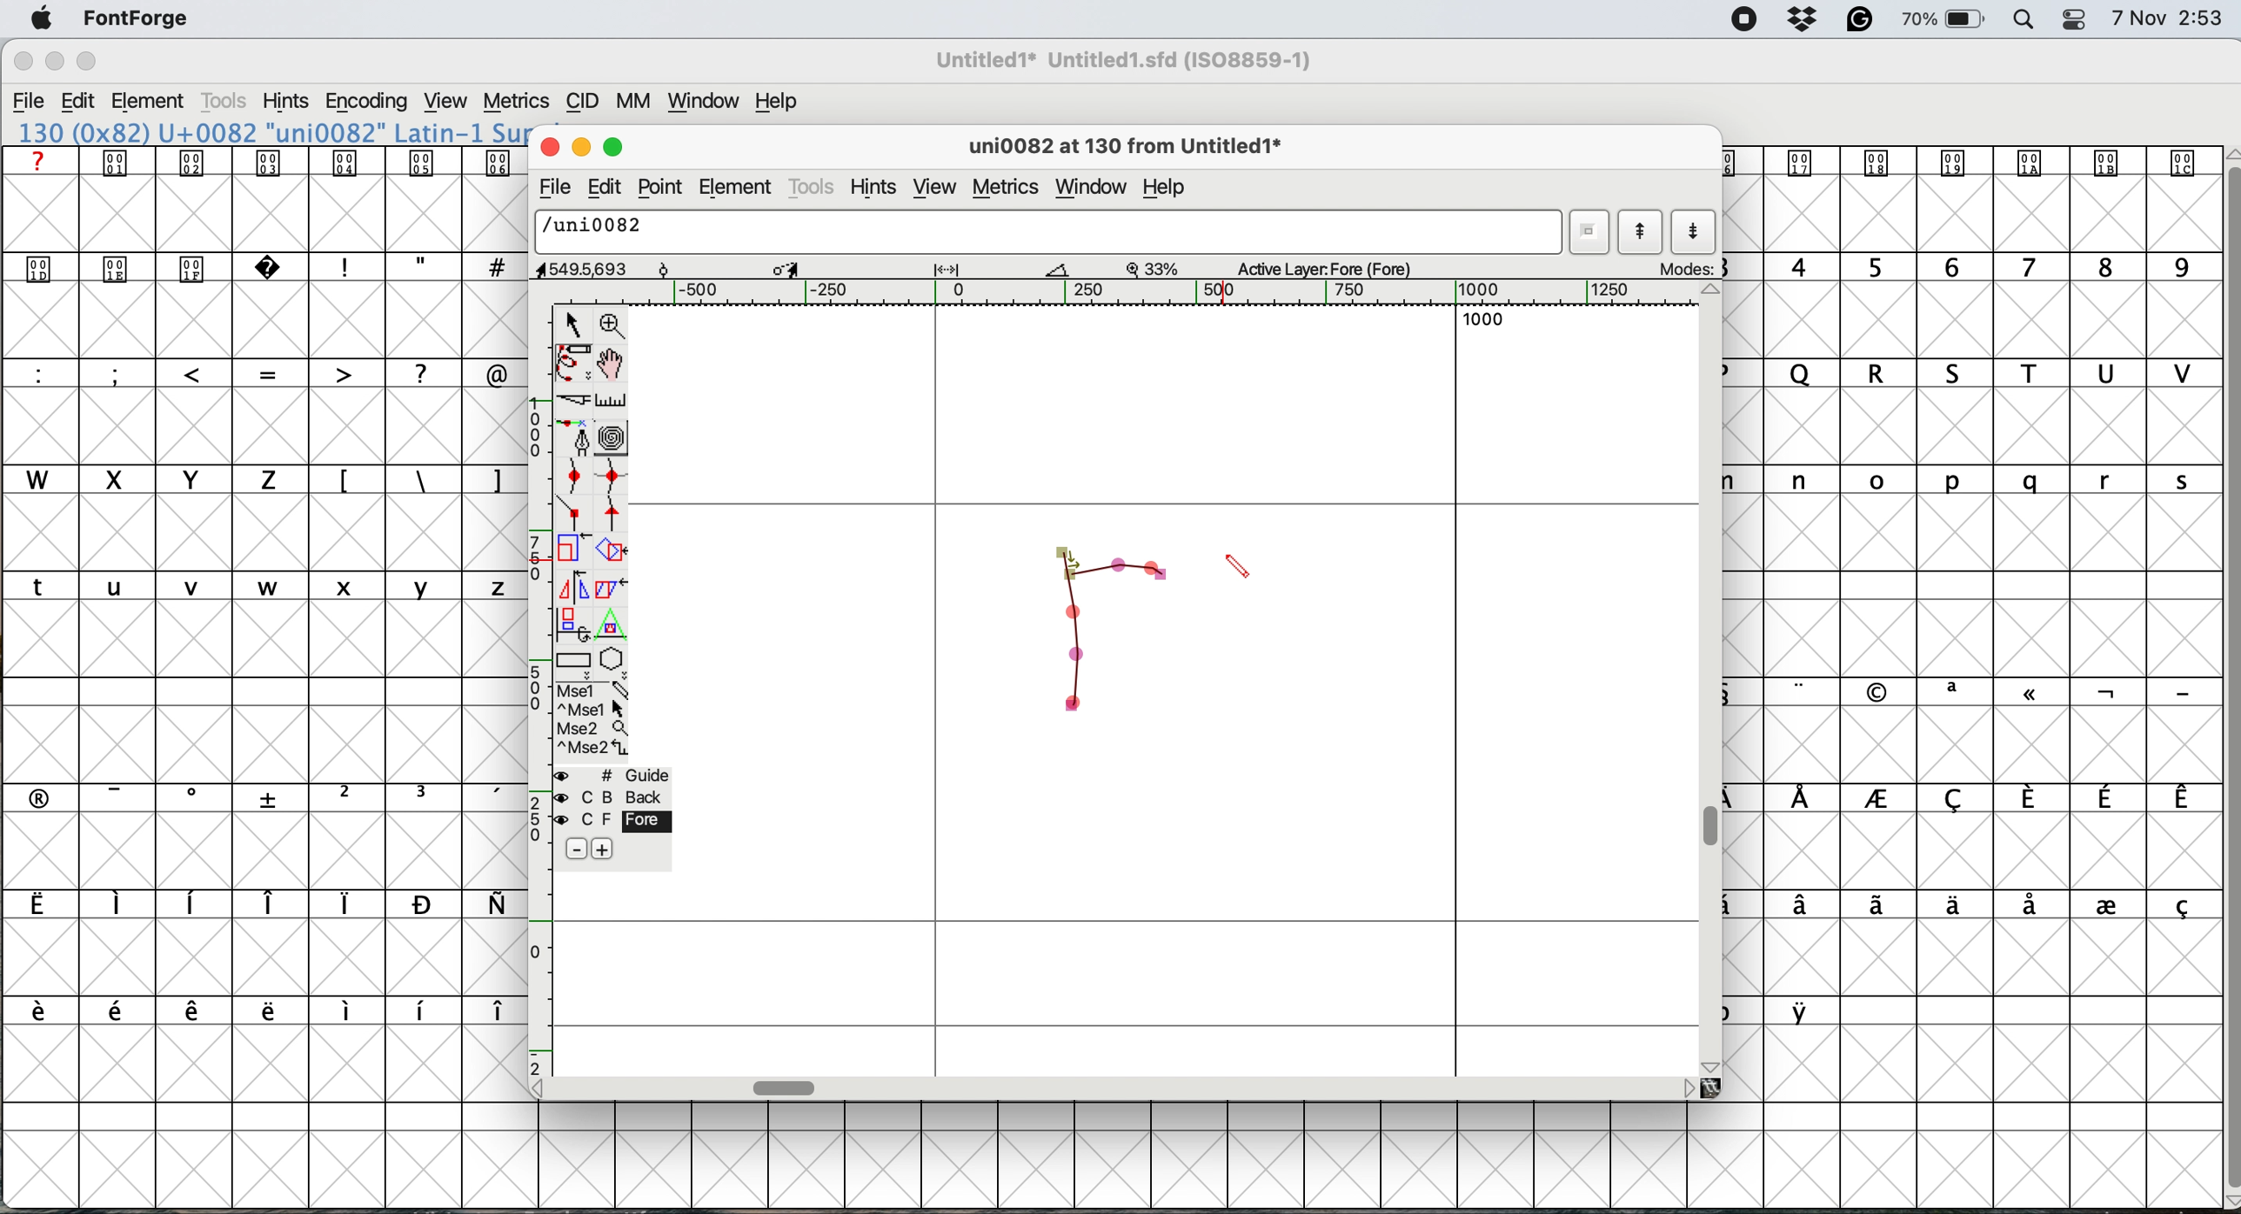  I want to click on add a comer point, so click(575, 516).